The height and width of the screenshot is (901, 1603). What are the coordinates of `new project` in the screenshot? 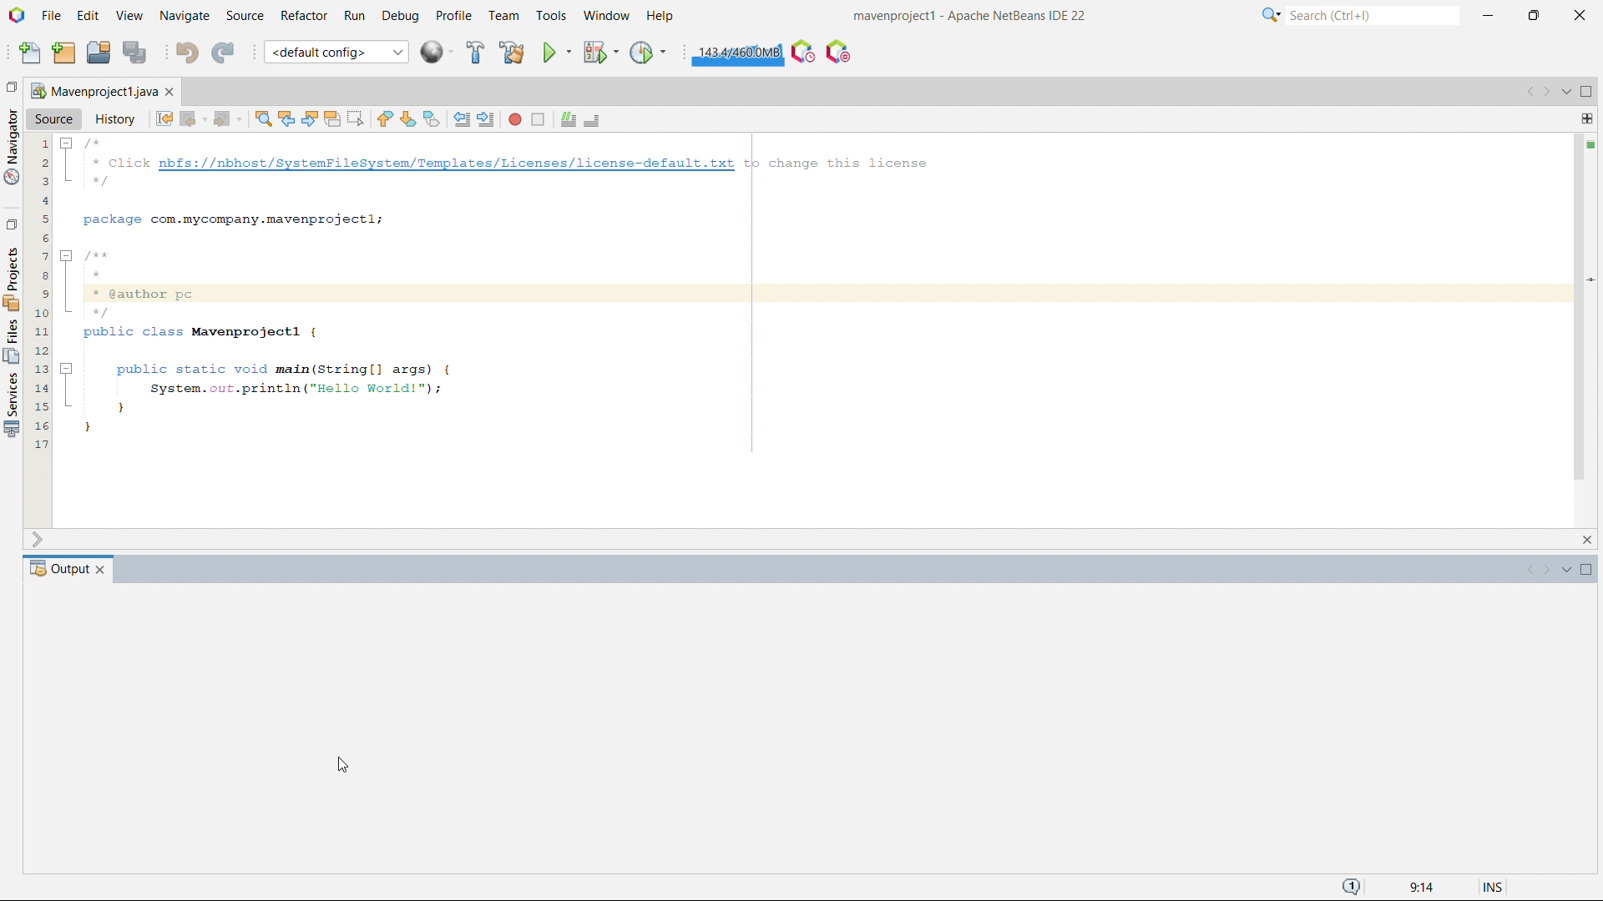 It's located at (64, 52).